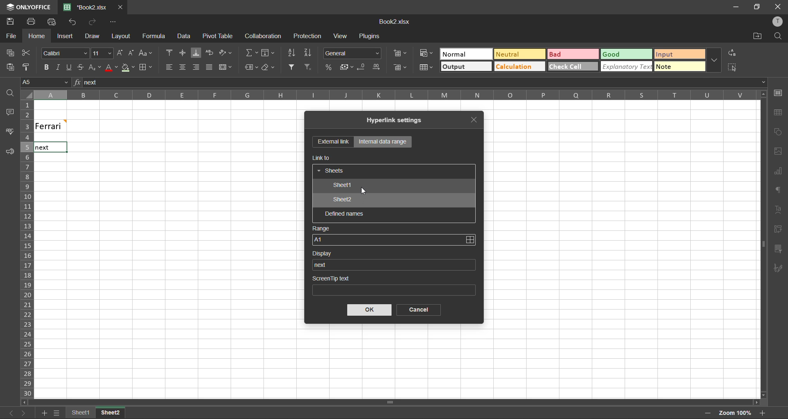 This screenshot has width=788, height=419. Describe the element at coordinates (26, 52) in the screenshot. I see `cut` at that location.